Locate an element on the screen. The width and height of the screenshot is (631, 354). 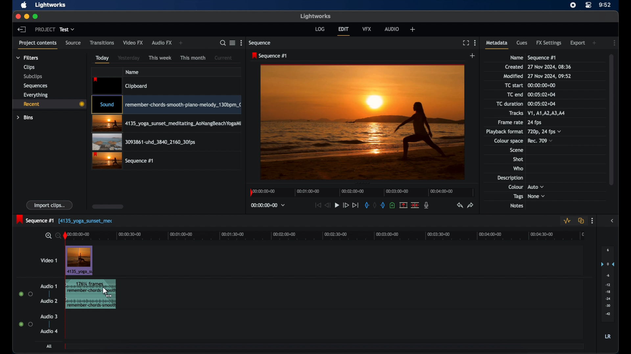
out mark is located at coordinates (383, 205).